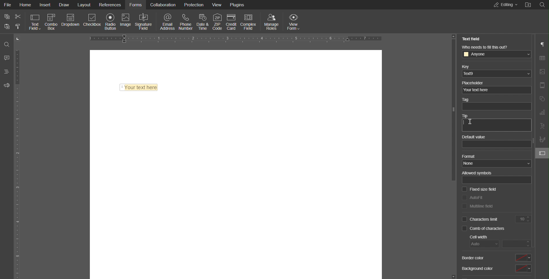  What do you see at coordinates (467, 115) in the screenshot?
I see `Tip` at bounding box center [467, 115].